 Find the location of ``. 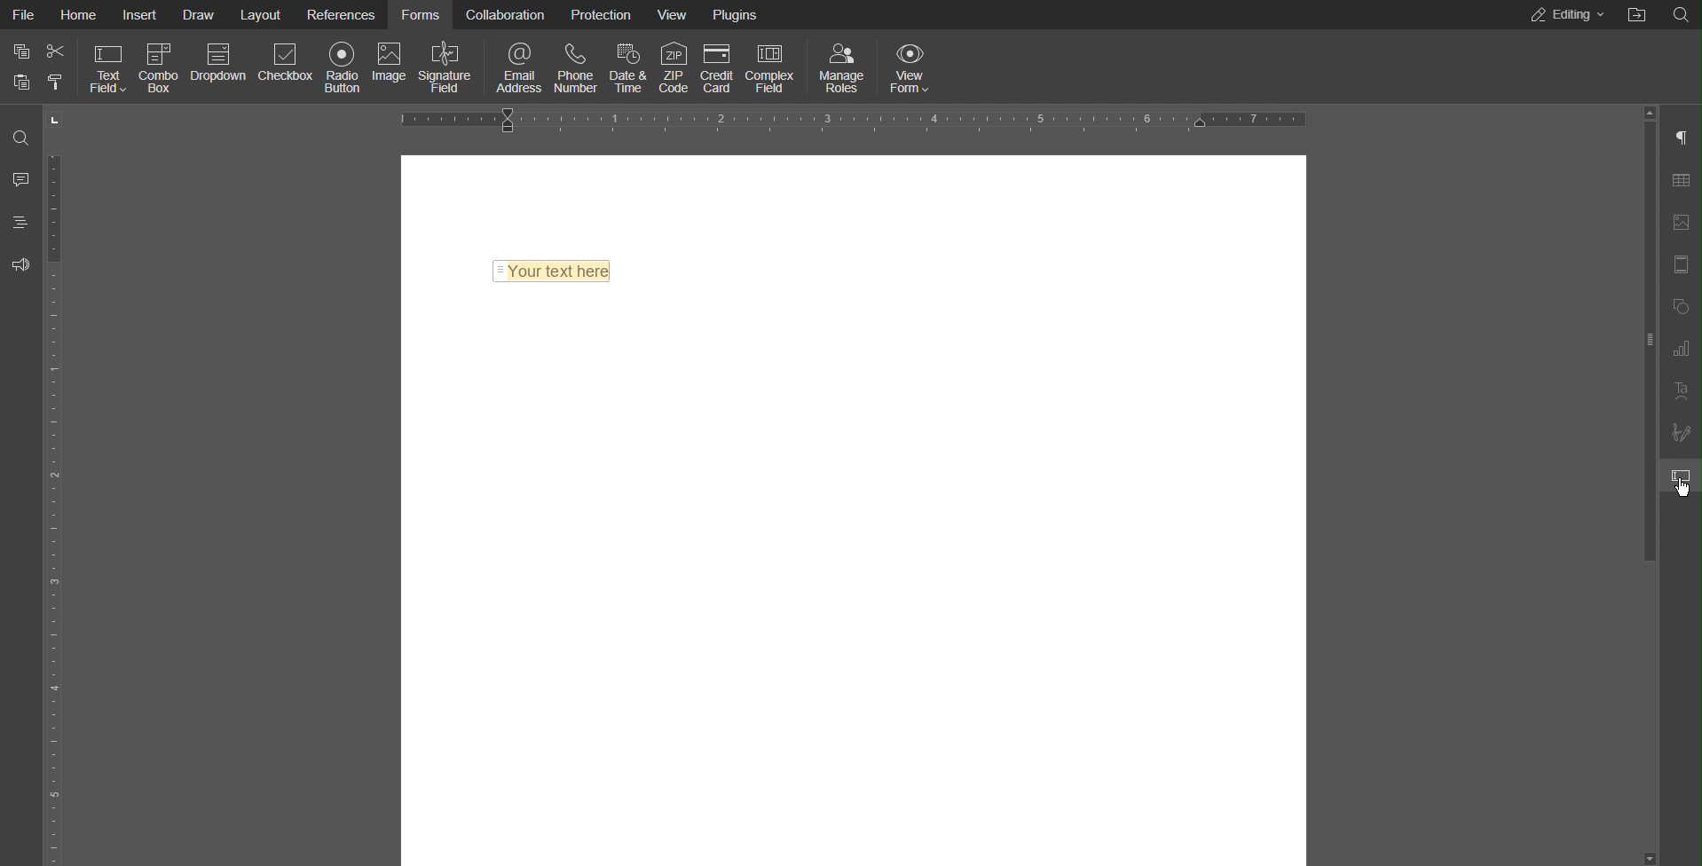

 is located at coordinates (1679, 18).